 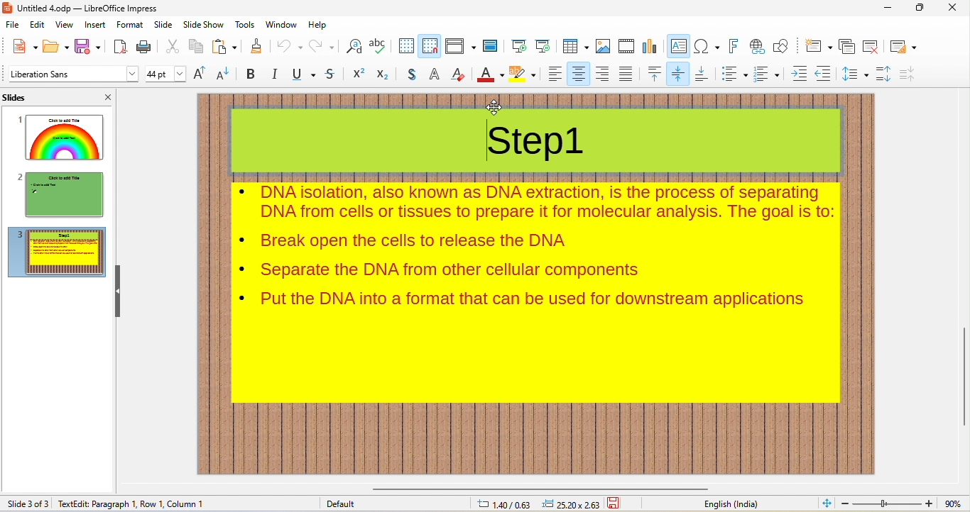 What do you see at coordinates (67, 26) in the screenshot?
I see `view` at bounding box center [67, 26].